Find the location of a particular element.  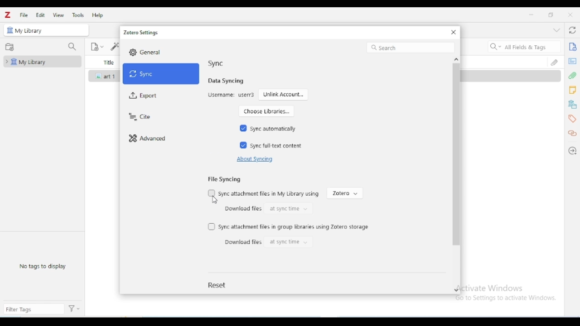

search is located at coordinates (411, 48).